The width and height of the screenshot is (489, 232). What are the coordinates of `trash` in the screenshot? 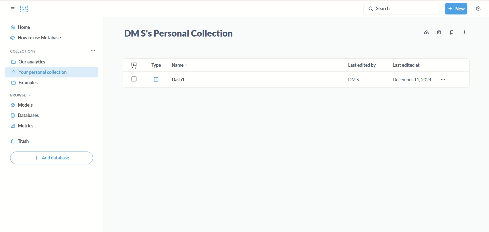 It's located at (21, 141).